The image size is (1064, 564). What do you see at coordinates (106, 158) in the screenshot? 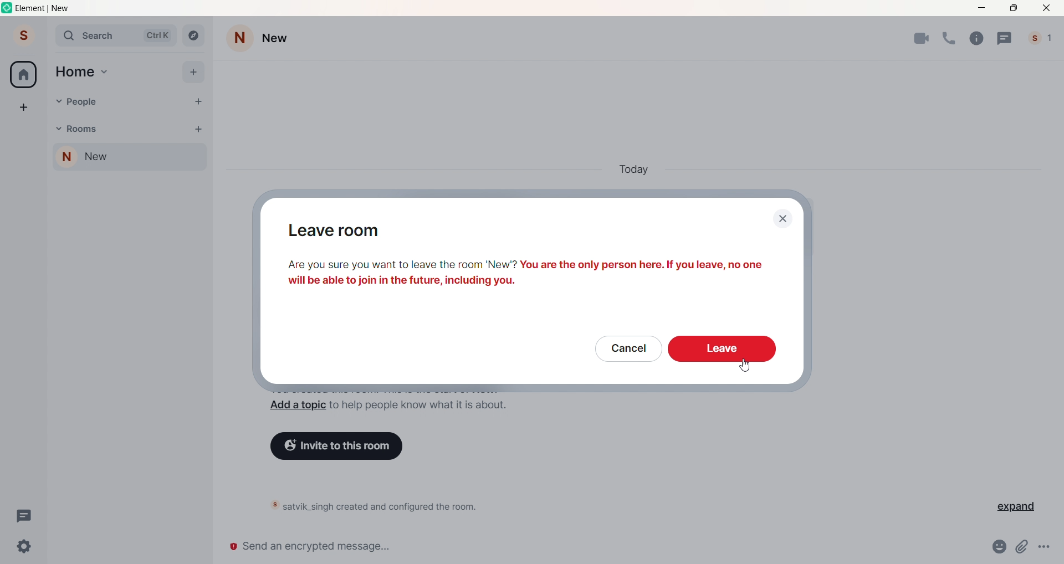
I see `new` at bounding box center [106, 158].